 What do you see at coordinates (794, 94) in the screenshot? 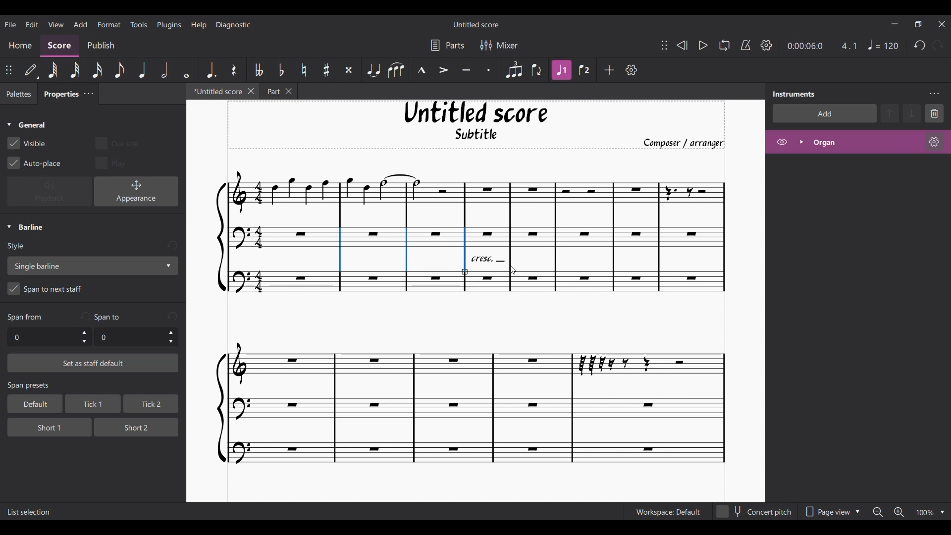
I see `Panel title` at bounding box center [794, 94].